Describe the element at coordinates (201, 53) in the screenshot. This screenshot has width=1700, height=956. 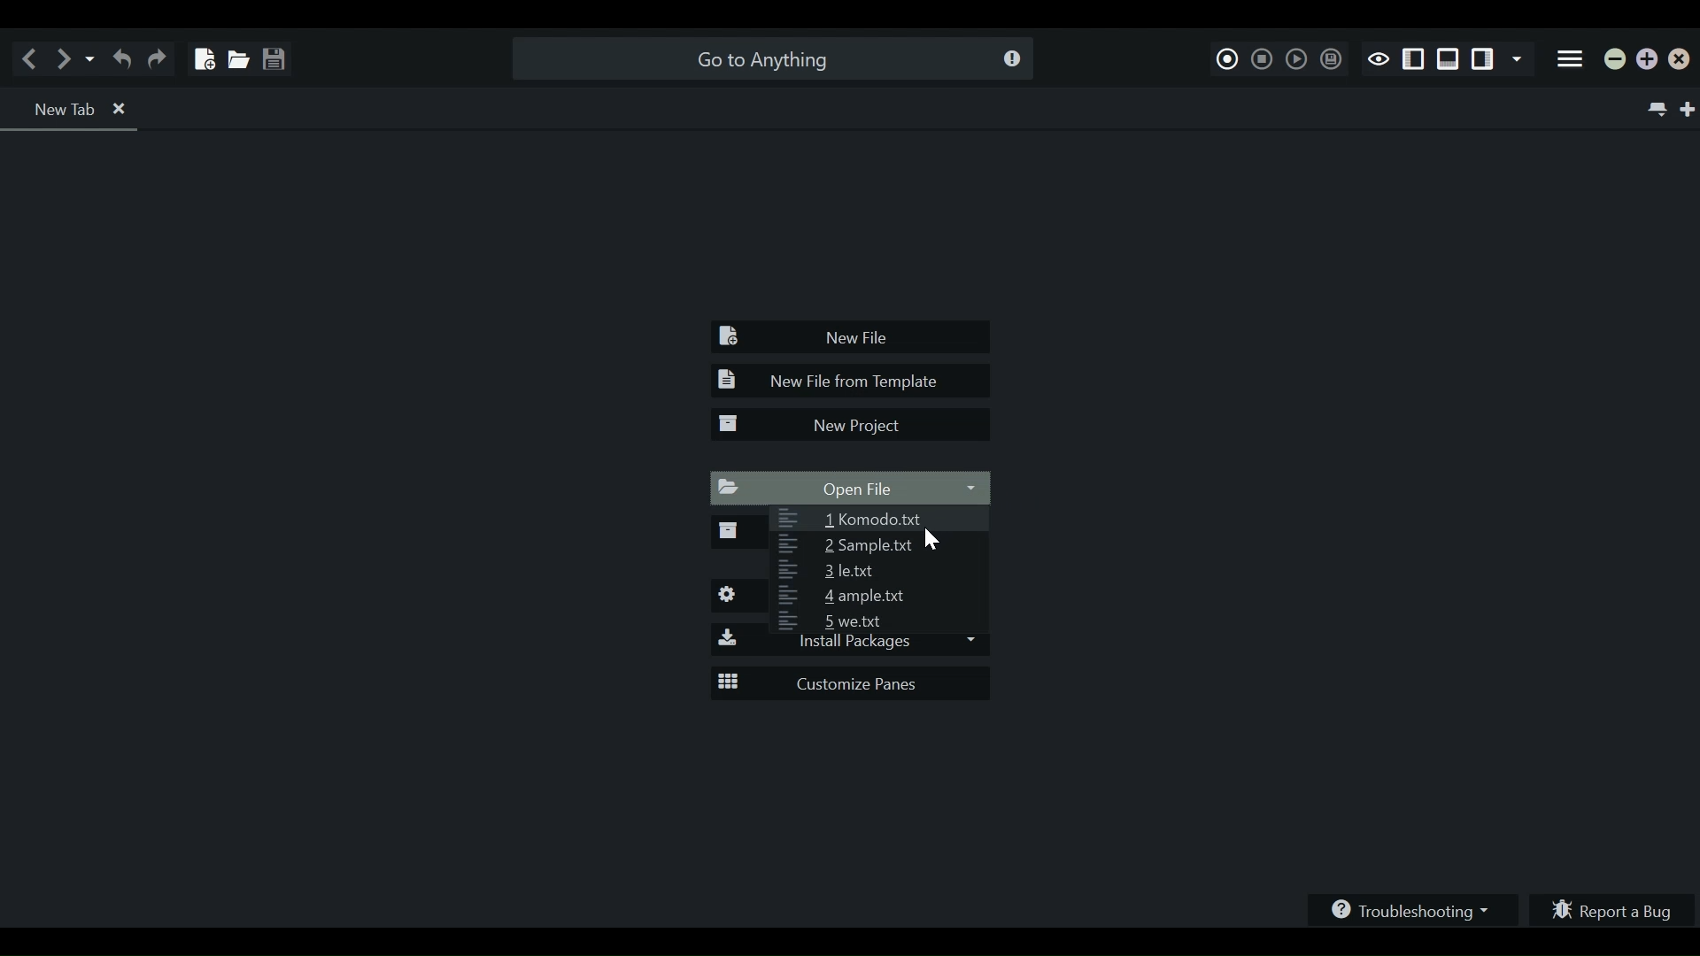
I see `New File` at that location.